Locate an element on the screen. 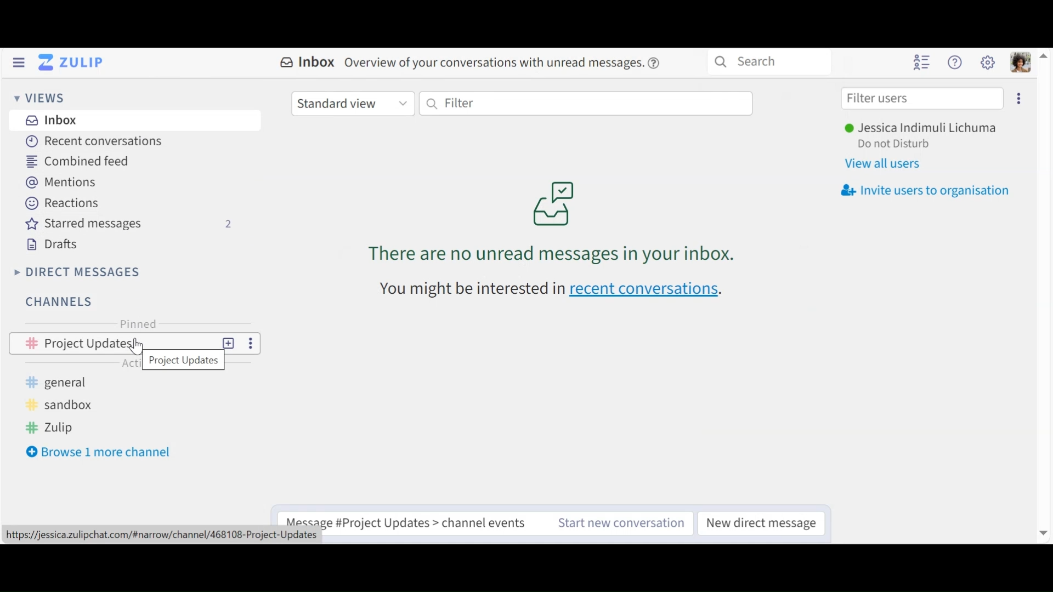 This screenshot has width=1053, height=592. Mentions is located at coordinates (64, 182).